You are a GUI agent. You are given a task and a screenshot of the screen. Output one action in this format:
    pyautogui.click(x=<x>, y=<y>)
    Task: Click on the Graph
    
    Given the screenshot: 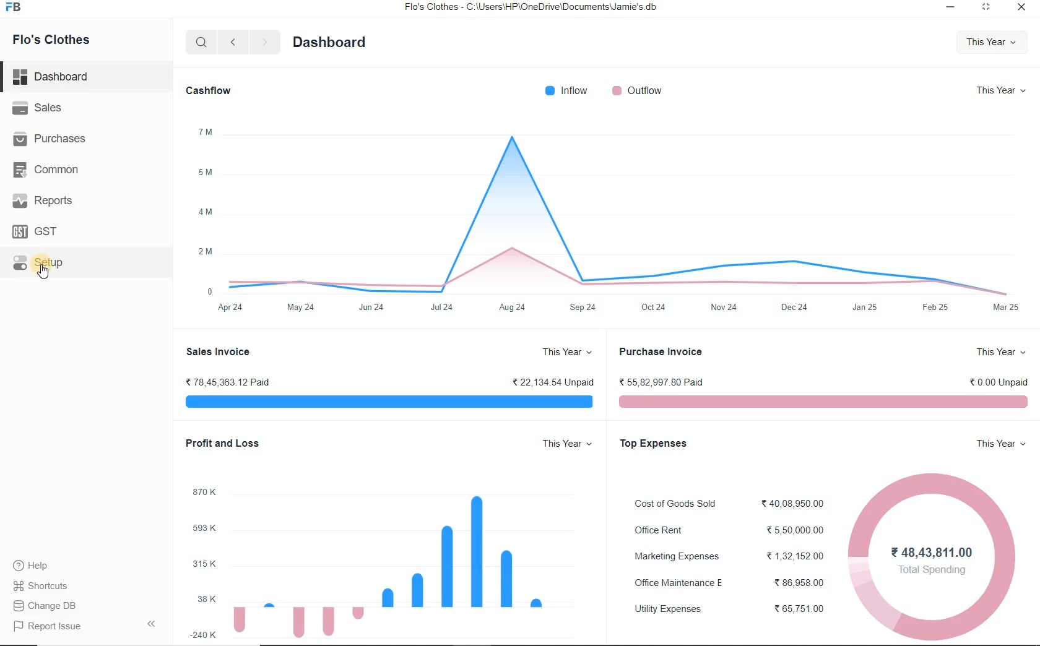 What is the action you would take?
    pyautogui.click(x=621, y=207)
    